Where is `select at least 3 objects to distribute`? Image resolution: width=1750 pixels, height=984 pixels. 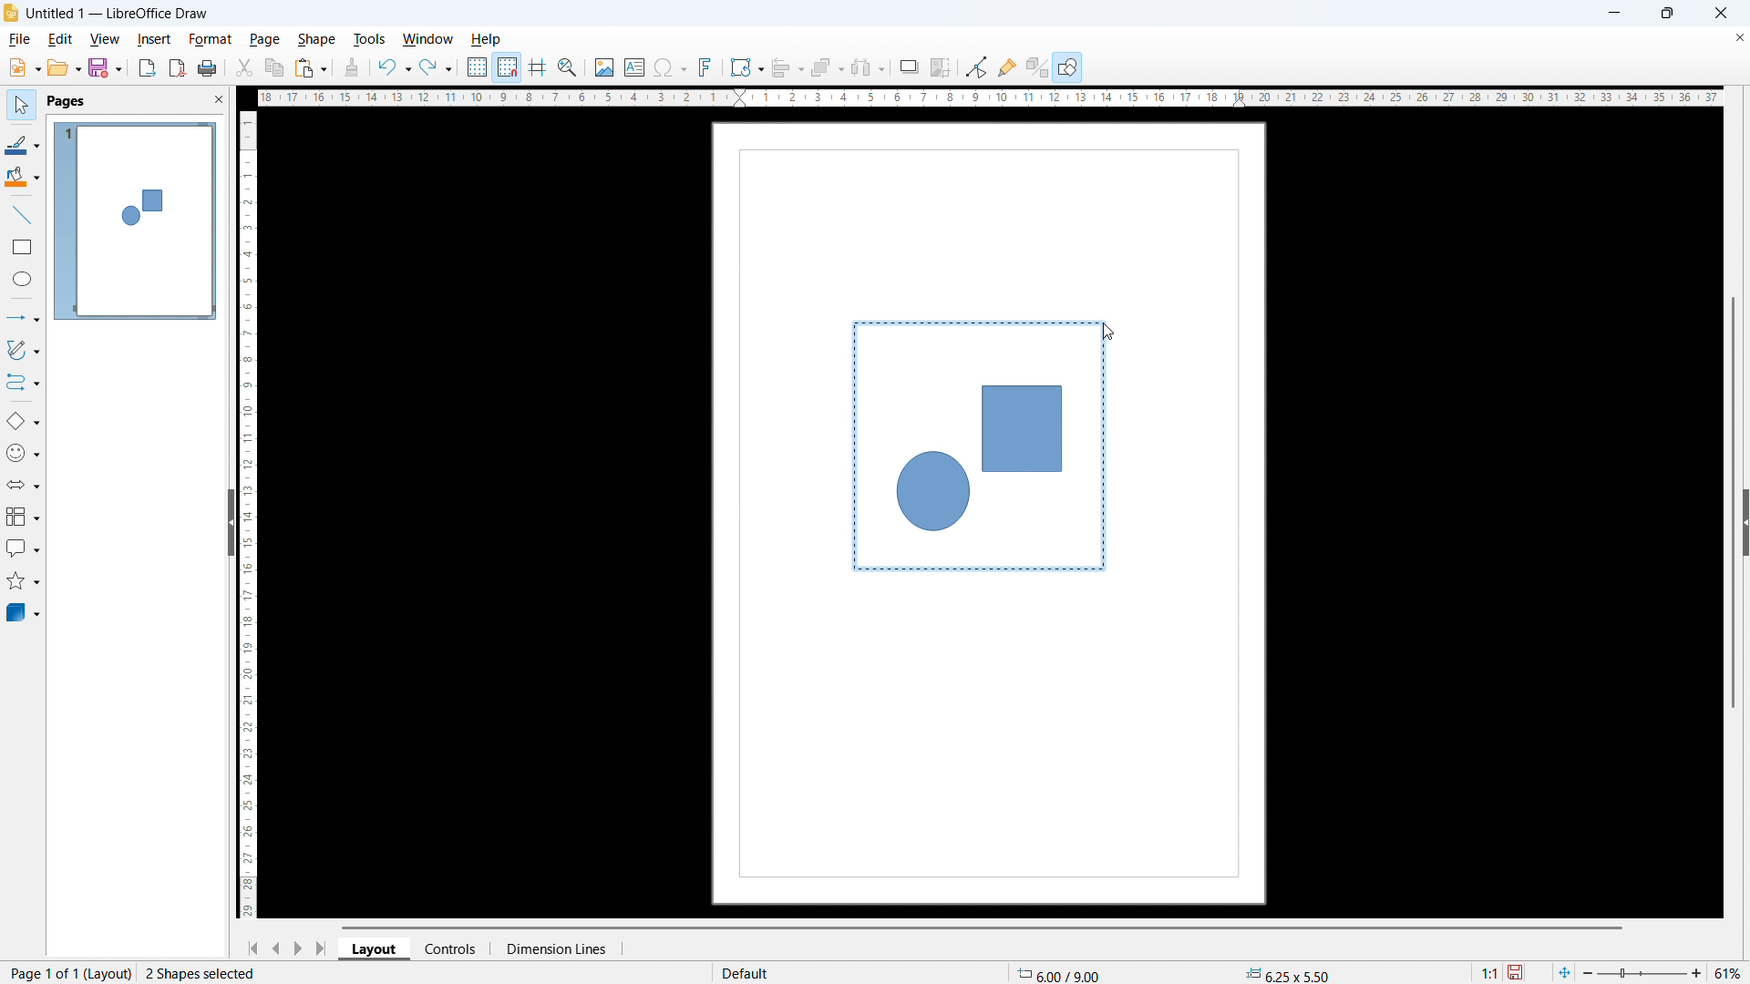
select at least 3 objects to distribute is located at coordinates (869, 67).